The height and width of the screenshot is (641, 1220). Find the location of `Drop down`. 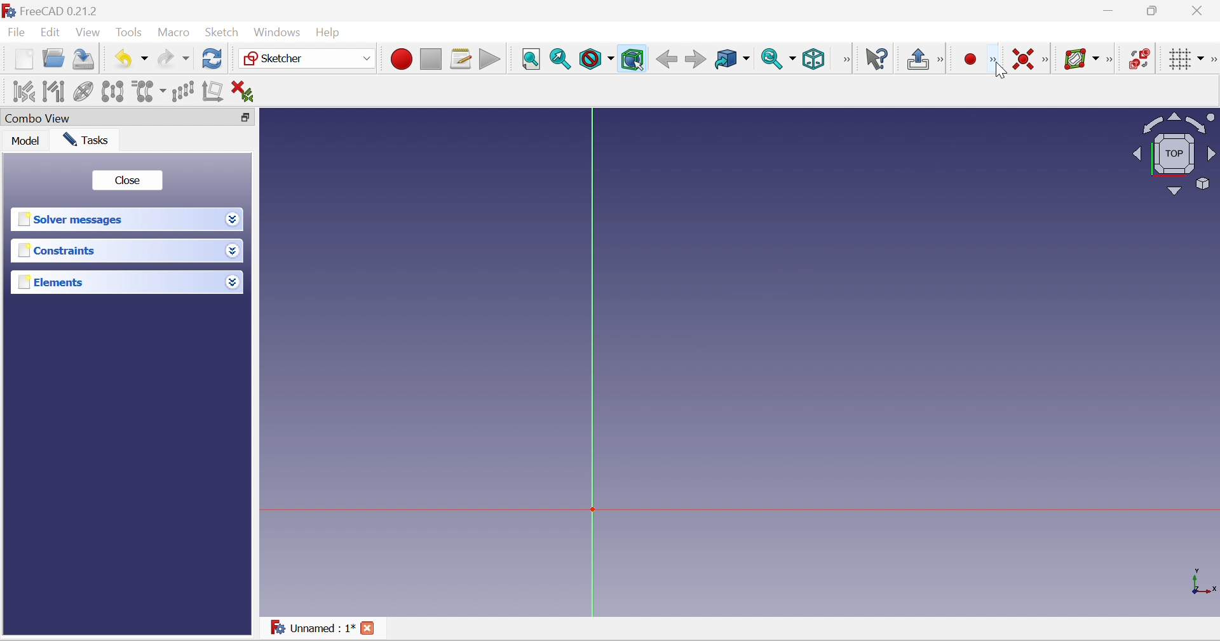

Drop down is located at coordinates (233, 282).